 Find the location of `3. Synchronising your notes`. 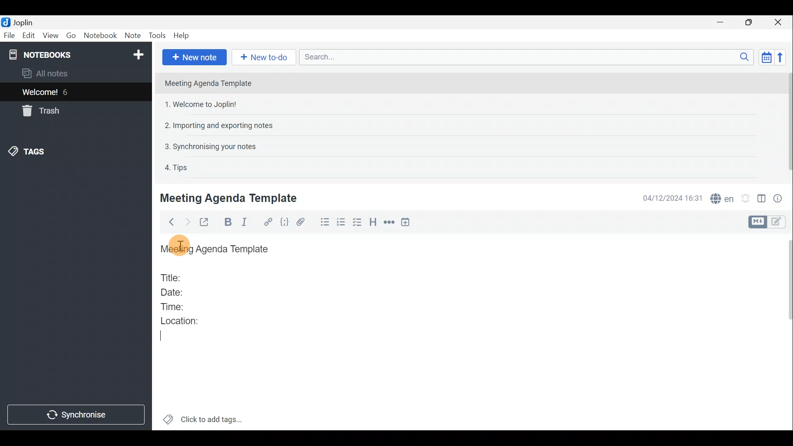

3. Synchronising your notes is located at coordinates (210, 146).